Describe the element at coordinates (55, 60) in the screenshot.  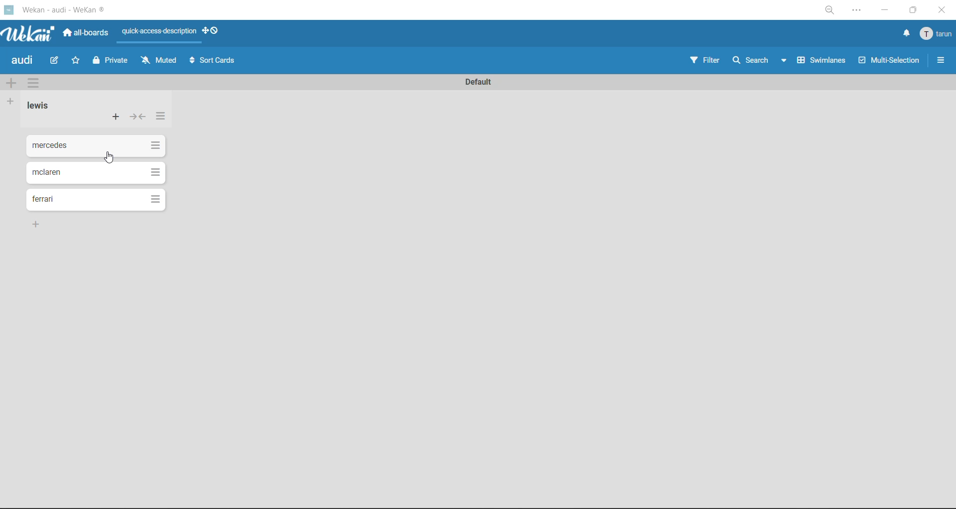
I see `edit` at that location.